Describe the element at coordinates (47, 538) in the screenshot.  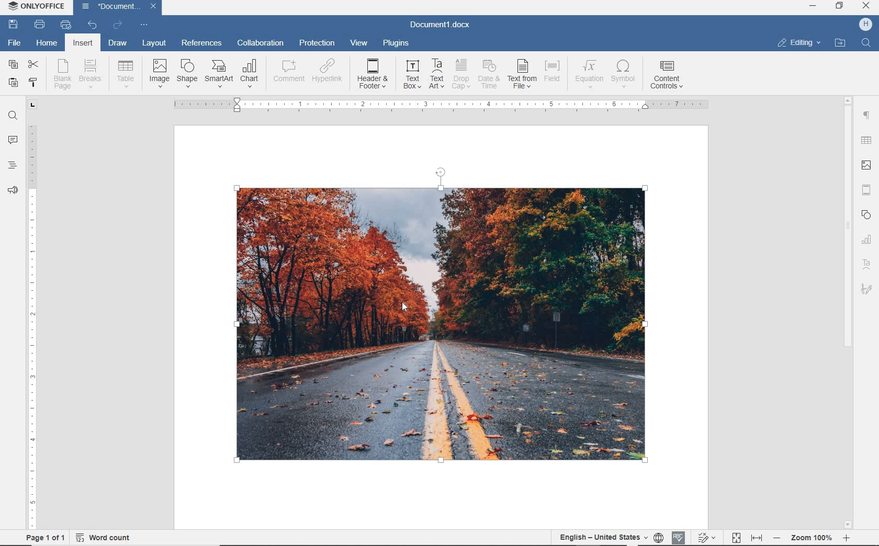
I see `page 1of 1` at that location.